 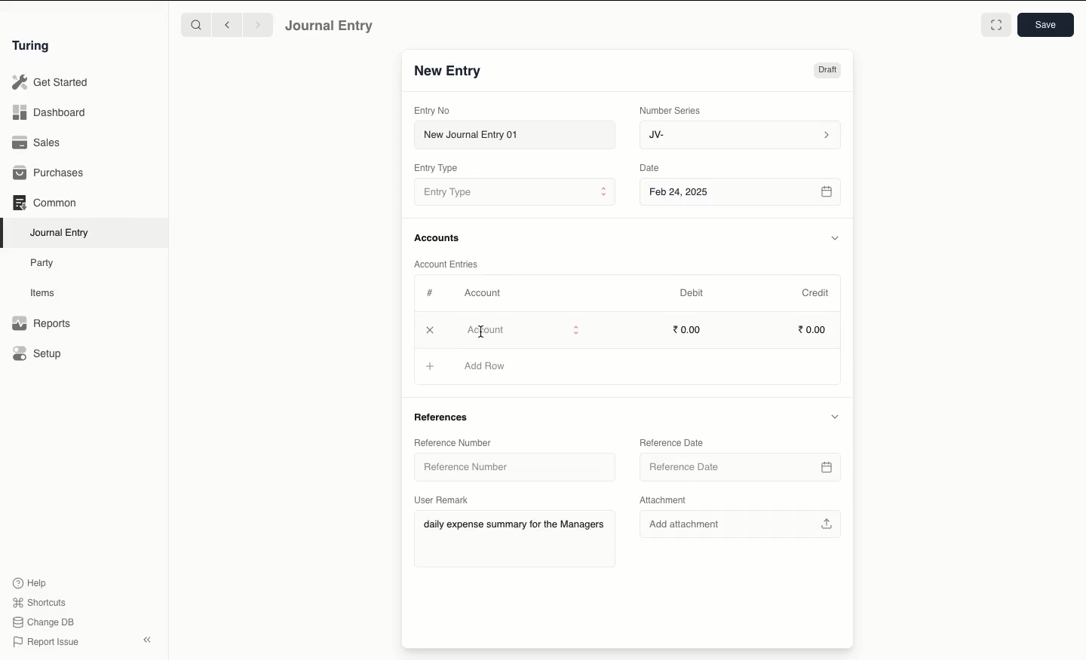 I want to click on Setup, so click(x=38, y=353).